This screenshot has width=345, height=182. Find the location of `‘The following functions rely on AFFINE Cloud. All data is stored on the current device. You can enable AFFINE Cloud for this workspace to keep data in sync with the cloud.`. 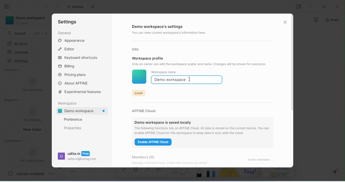

‘The following functions rely on AFFINE Cloud. All data is stored on the current device. You can enable AFFINE Cloud for this workspace to keep data in sync with the cloud. is located at coordinates (203, 130).